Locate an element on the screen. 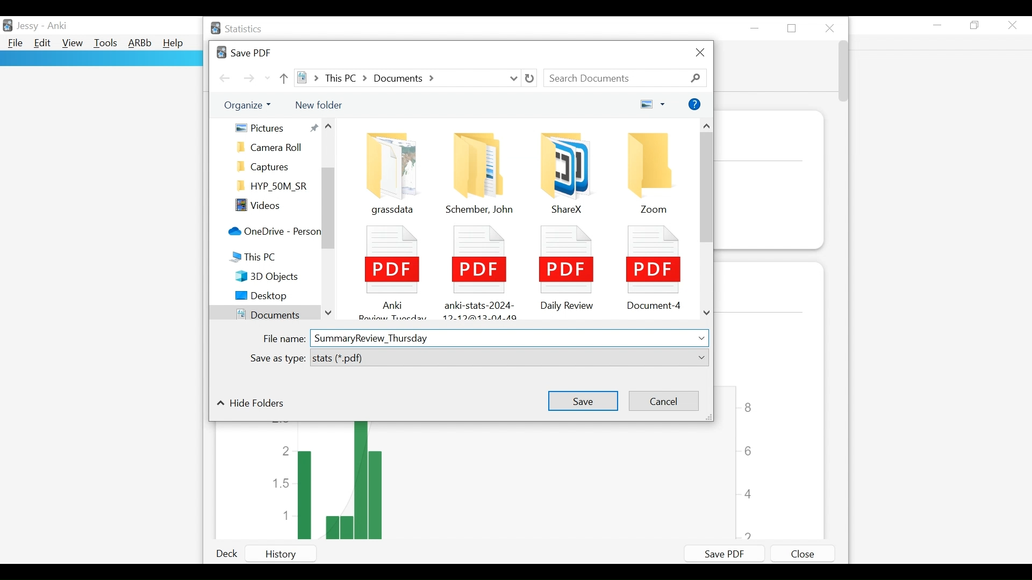 The image size is (1032, 580). Restore is located at coordinates (976, 26).